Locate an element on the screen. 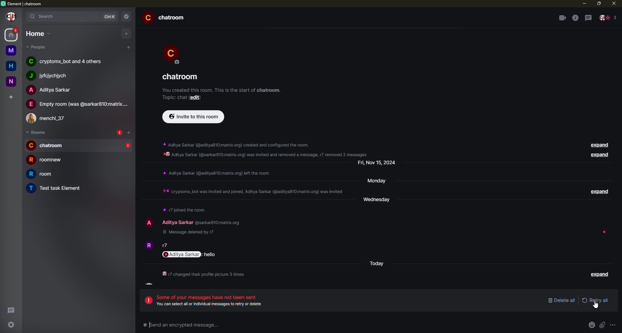 This screenshot has height=333, width=622. info is located at coordinates (575, 18).